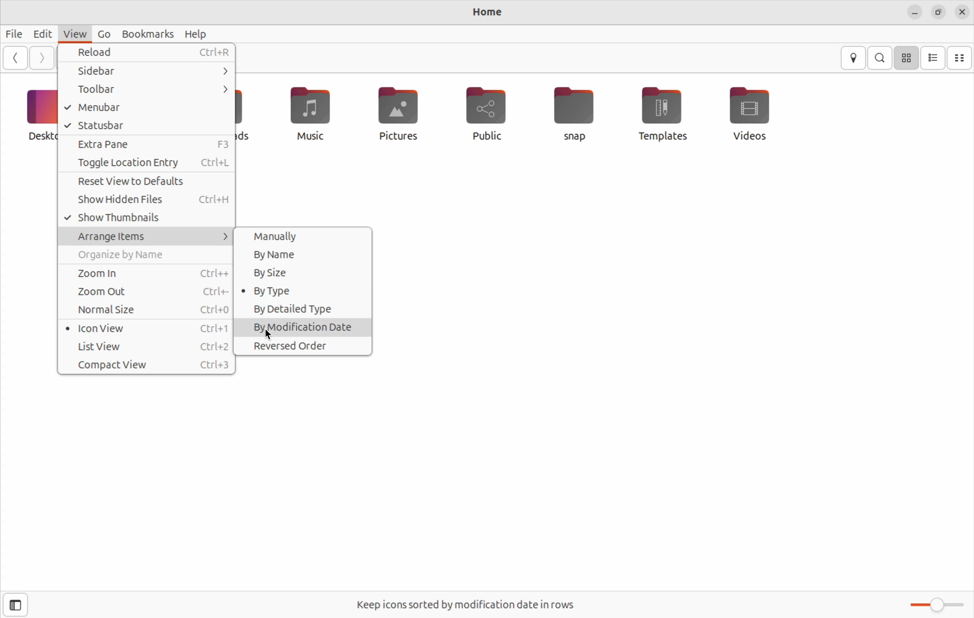  I want to click on reversed order, so click(303, 345).